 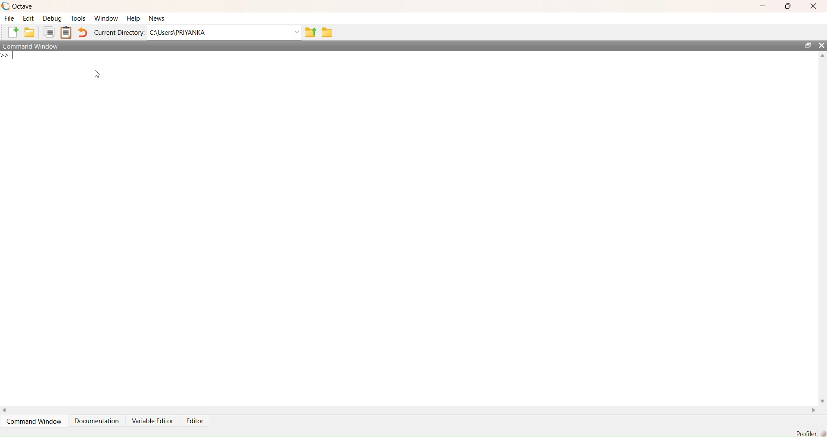 What do you see at coordinates (805, 432) in the screenshot?
I see `Profiler]` at bounding box center [805, 432].